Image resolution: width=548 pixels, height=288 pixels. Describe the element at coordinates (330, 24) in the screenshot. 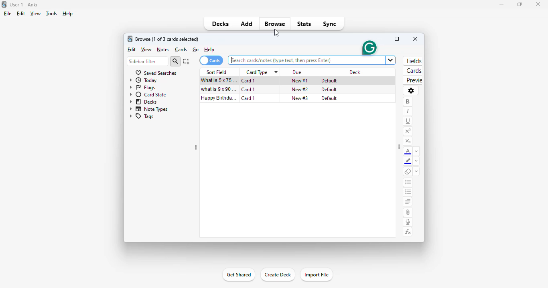

I see `sync` at that location.